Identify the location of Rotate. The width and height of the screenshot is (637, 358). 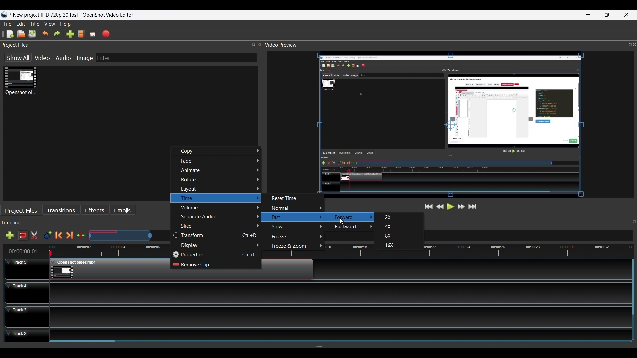
(220, 180).